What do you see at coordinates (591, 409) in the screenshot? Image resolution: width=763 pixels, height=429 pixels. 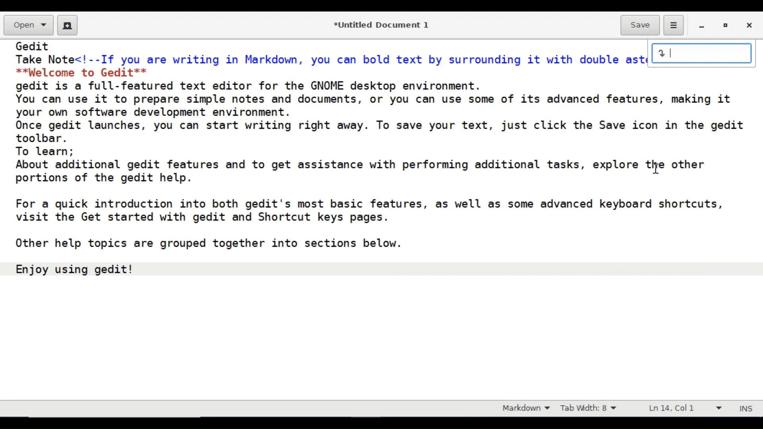 I see `Tab Width` at bounding box center [591, 409].